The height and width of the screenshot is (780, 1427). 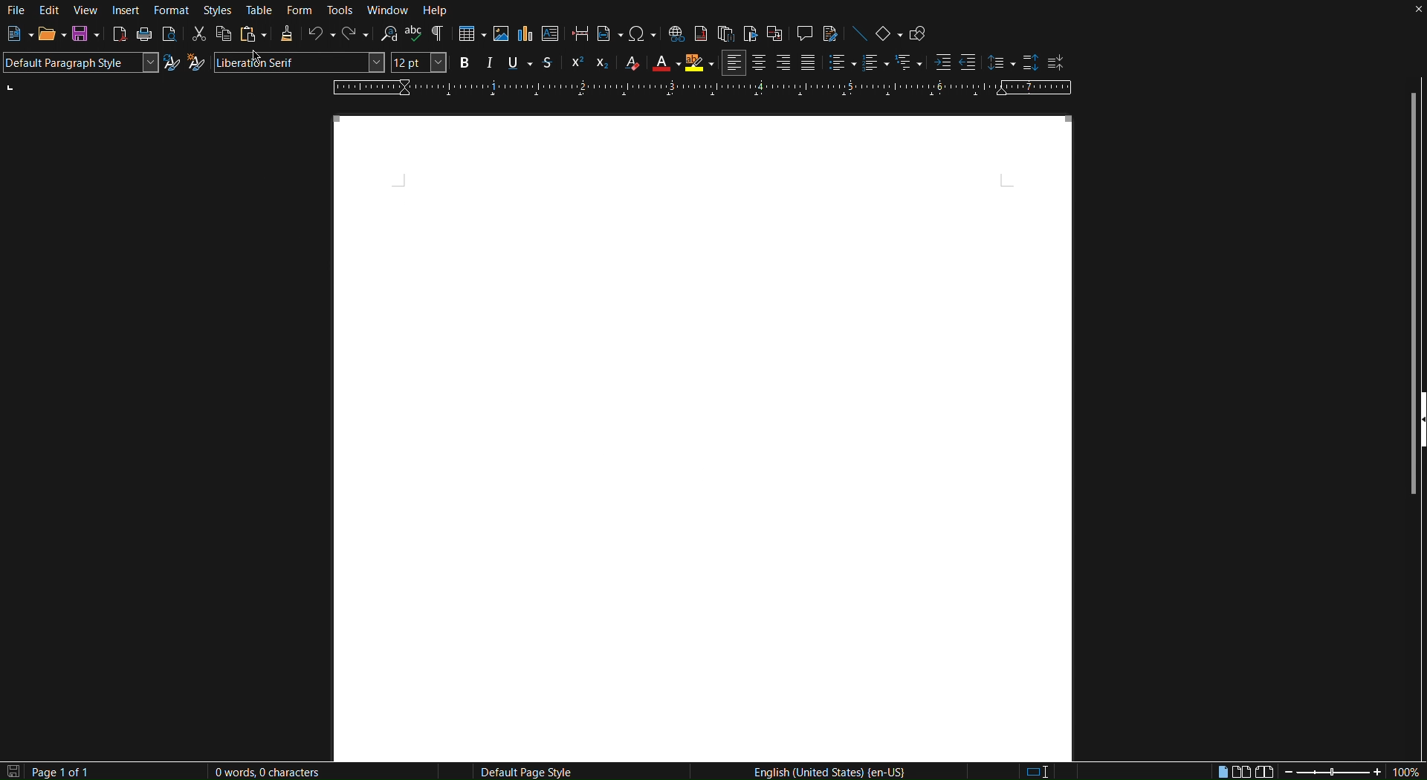 I want to click on Default Paragraph Style, so click(x=77, y=62).